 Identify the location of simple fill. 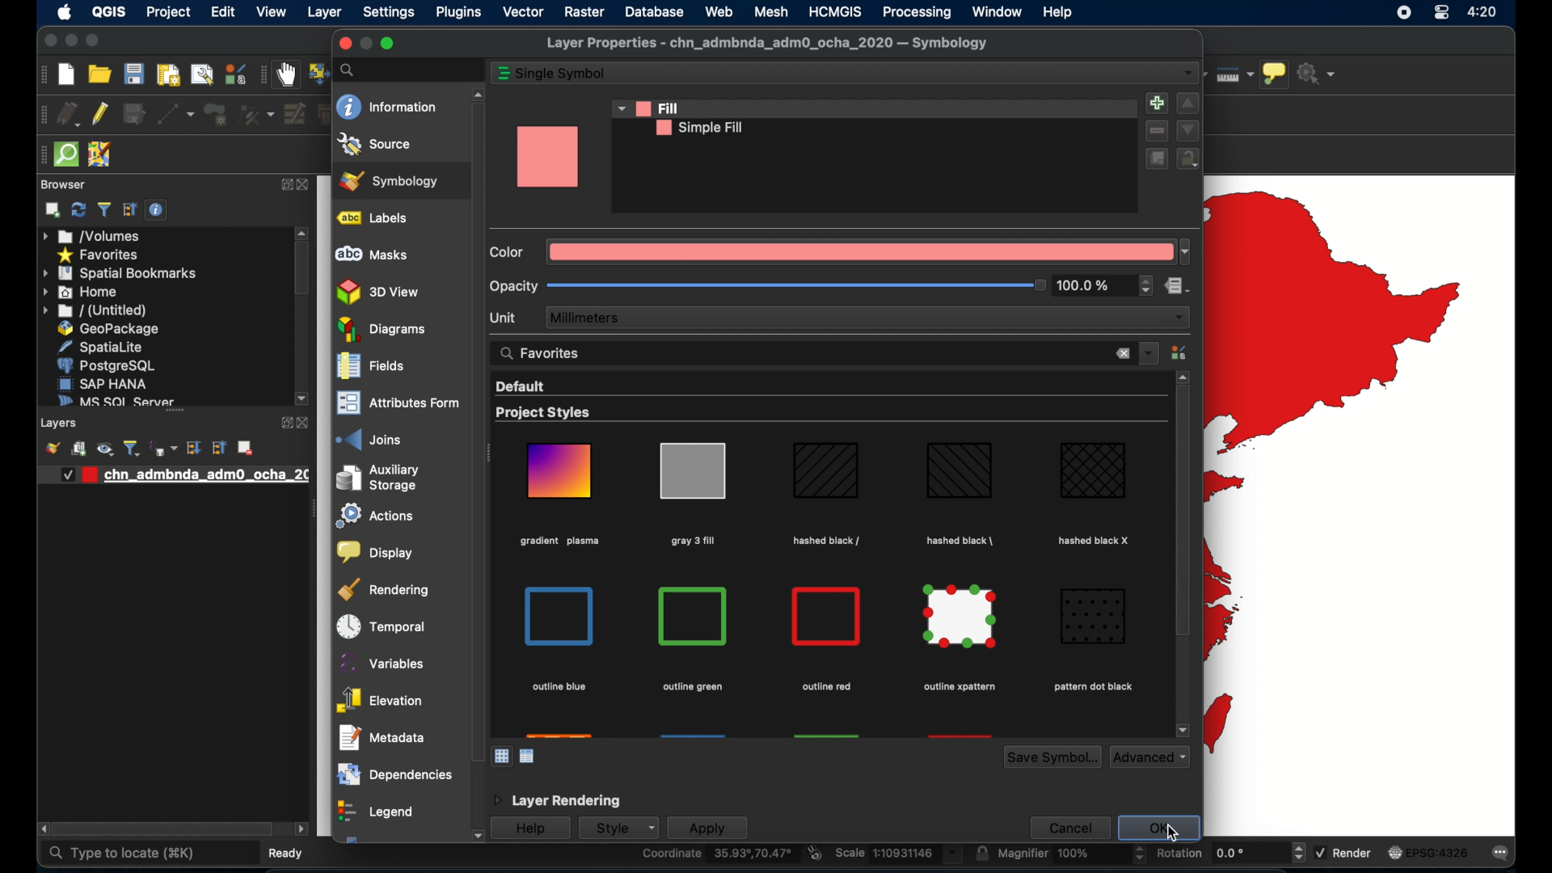
(698, 129).